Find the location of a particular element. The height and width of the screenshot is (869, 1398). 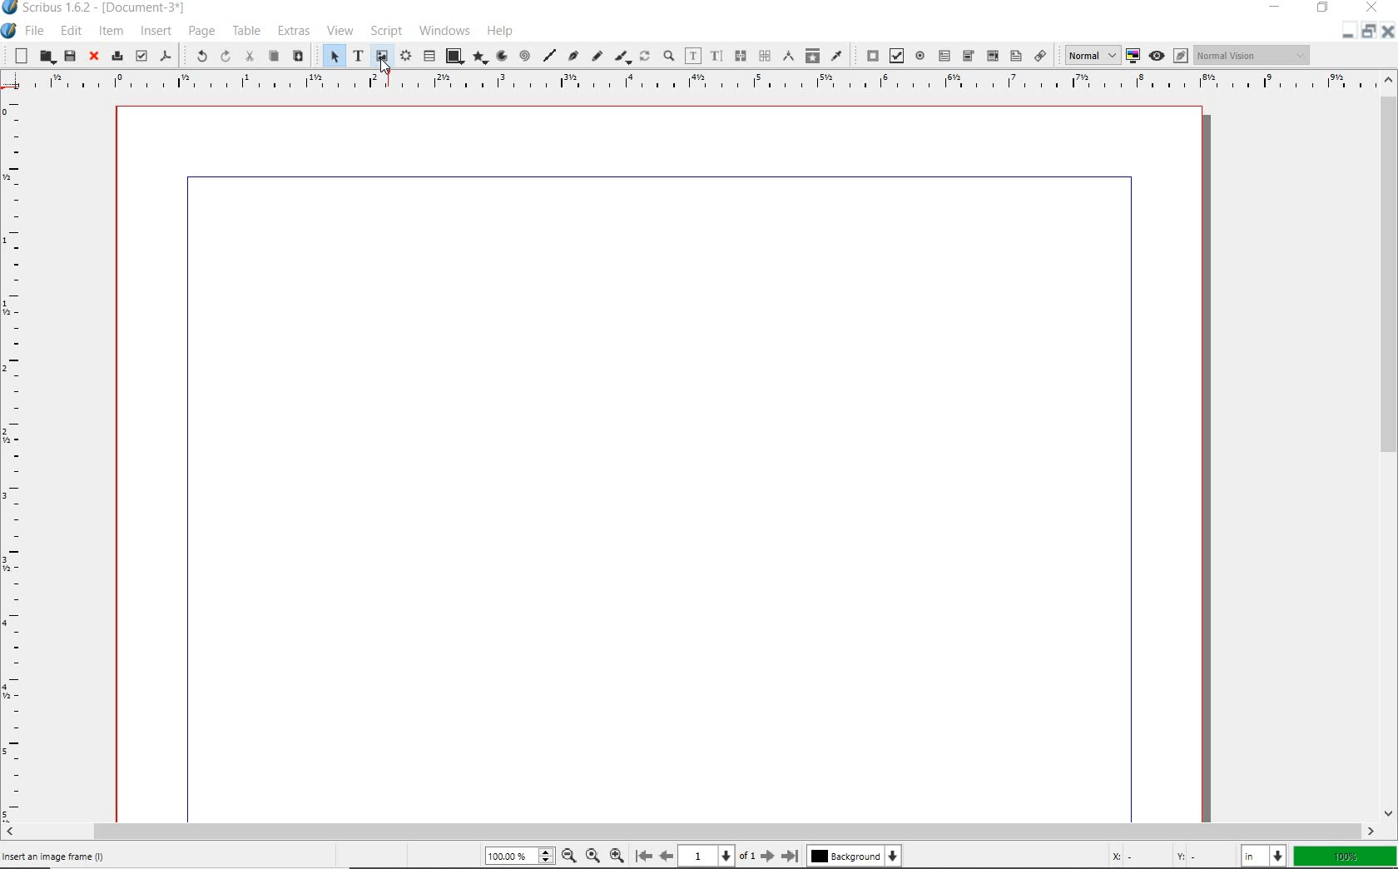

preflight verifier is located at coordinates (140, 55).